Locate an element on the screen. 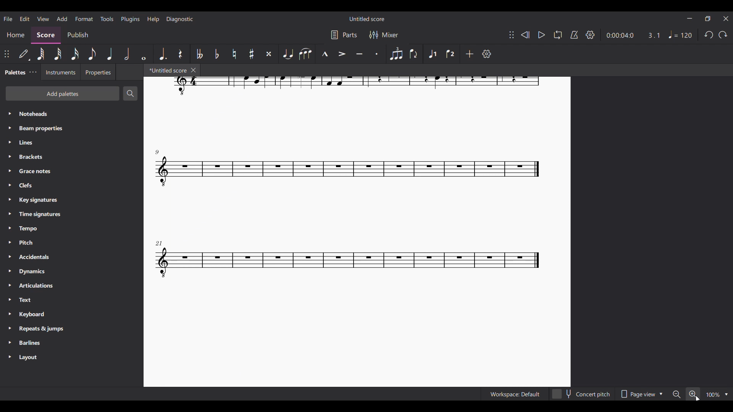 This screenshot has width=733, height=412. Articulations is located at coordinates (71, 286).